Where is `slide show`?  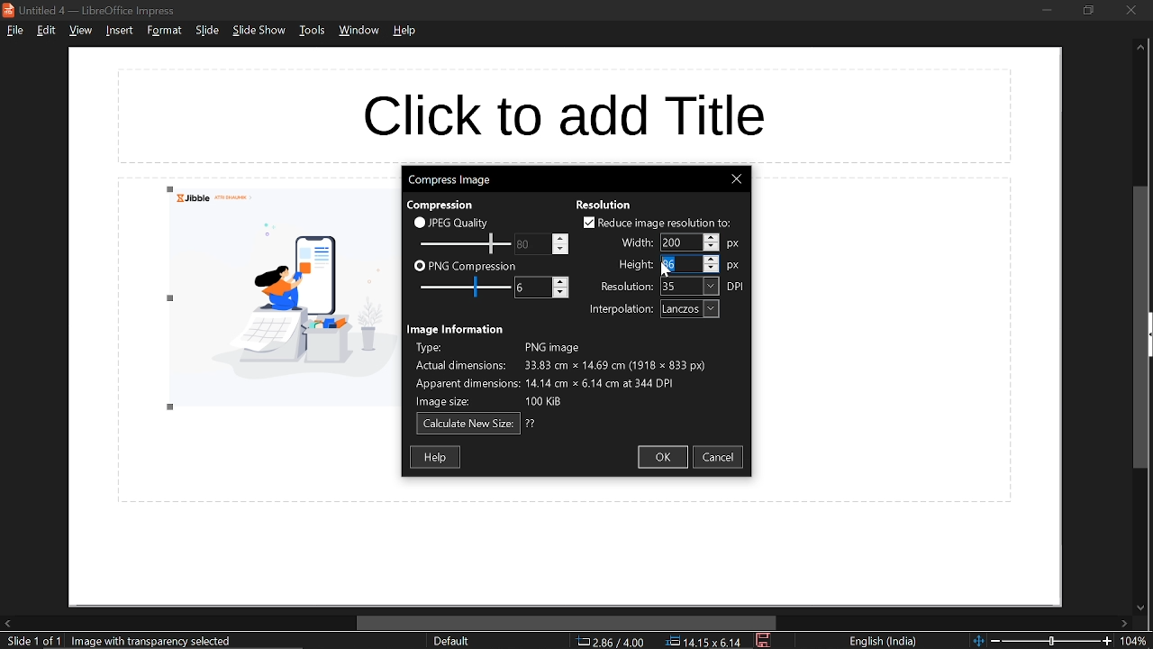
slide show is located at coordinates (259, 31).